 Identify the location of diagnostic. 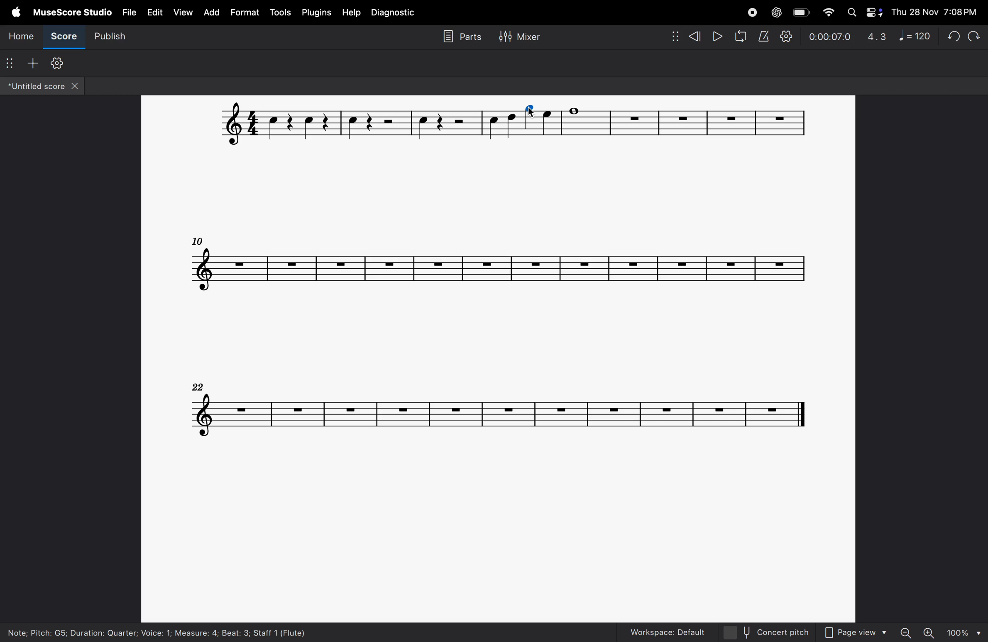
(396, 13).